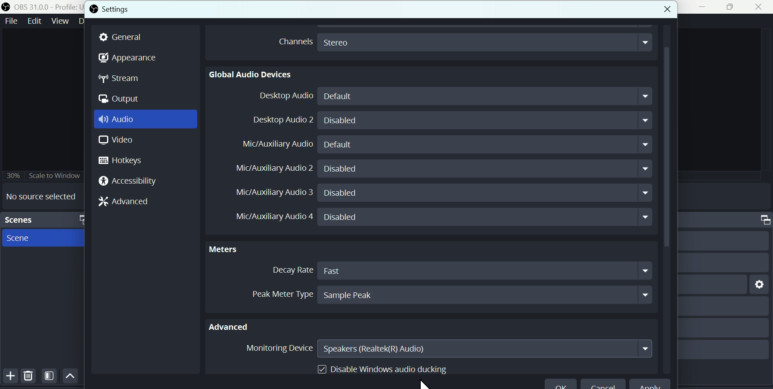  What do you see at coordinates (120, 99) in the screenshot?
I see `Output` at bounding box center [120, 99].